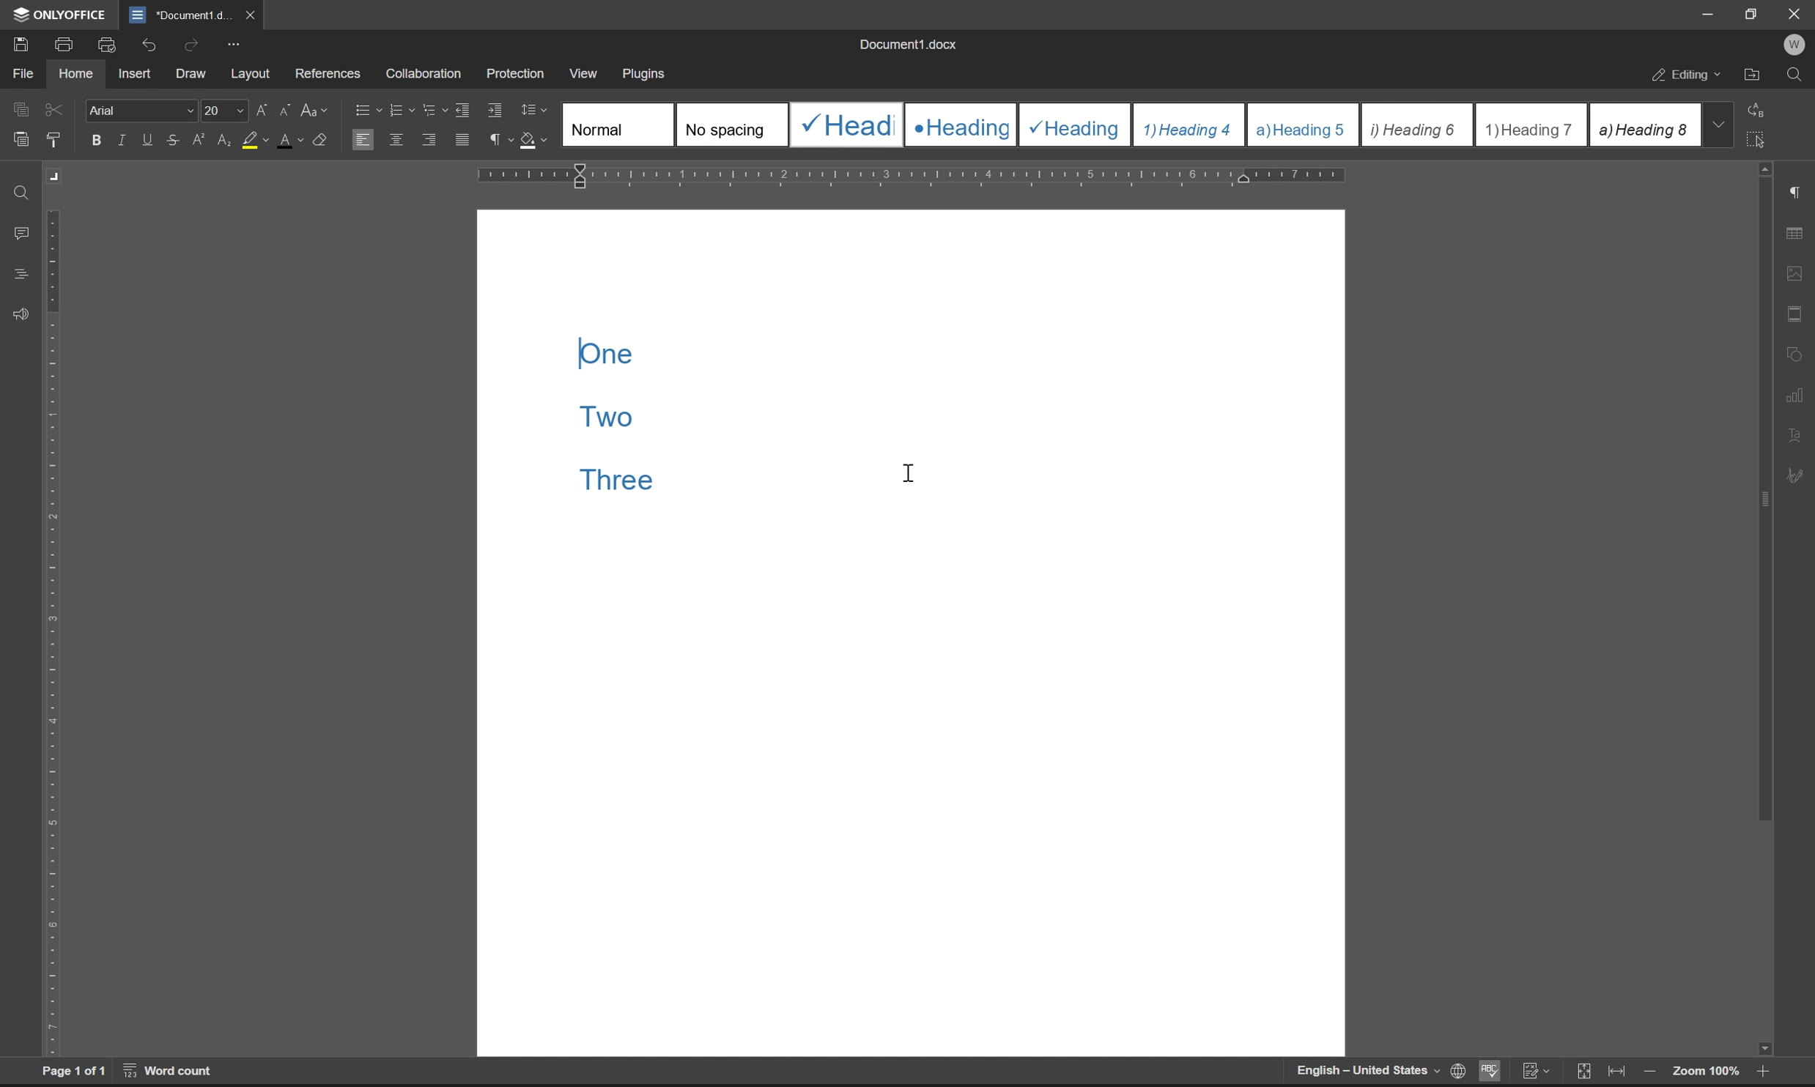 The height and width of the screenshot is (1087, 1815). Describe the element at coordinates (1796, 14) in the screenshot. I see `Close` at that location.